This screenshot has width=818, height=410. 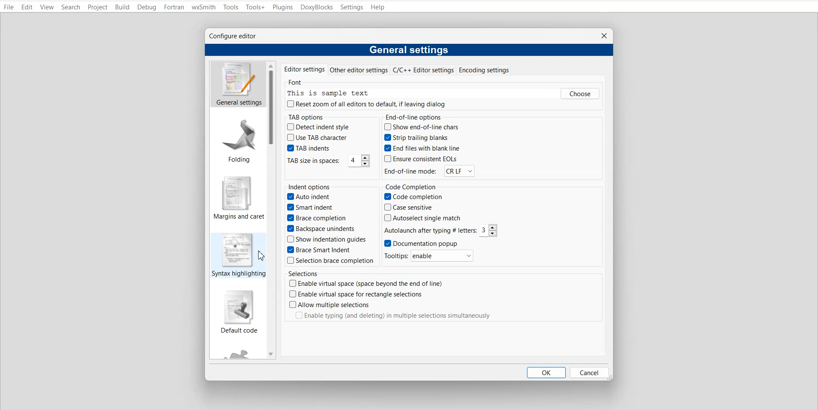 What do you see at coordinates (423, 148) in the screenshot?
I see `End files with blank line` at bounding box center [423, 148].